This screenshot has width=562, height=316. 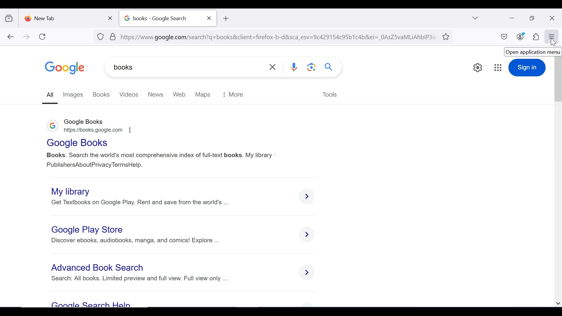 I want to click on Books. Search the world's most comprehensive index of full-text books. My library -
PublishersAboutPrivacy TermsHelp., so click(x=161, y=160).